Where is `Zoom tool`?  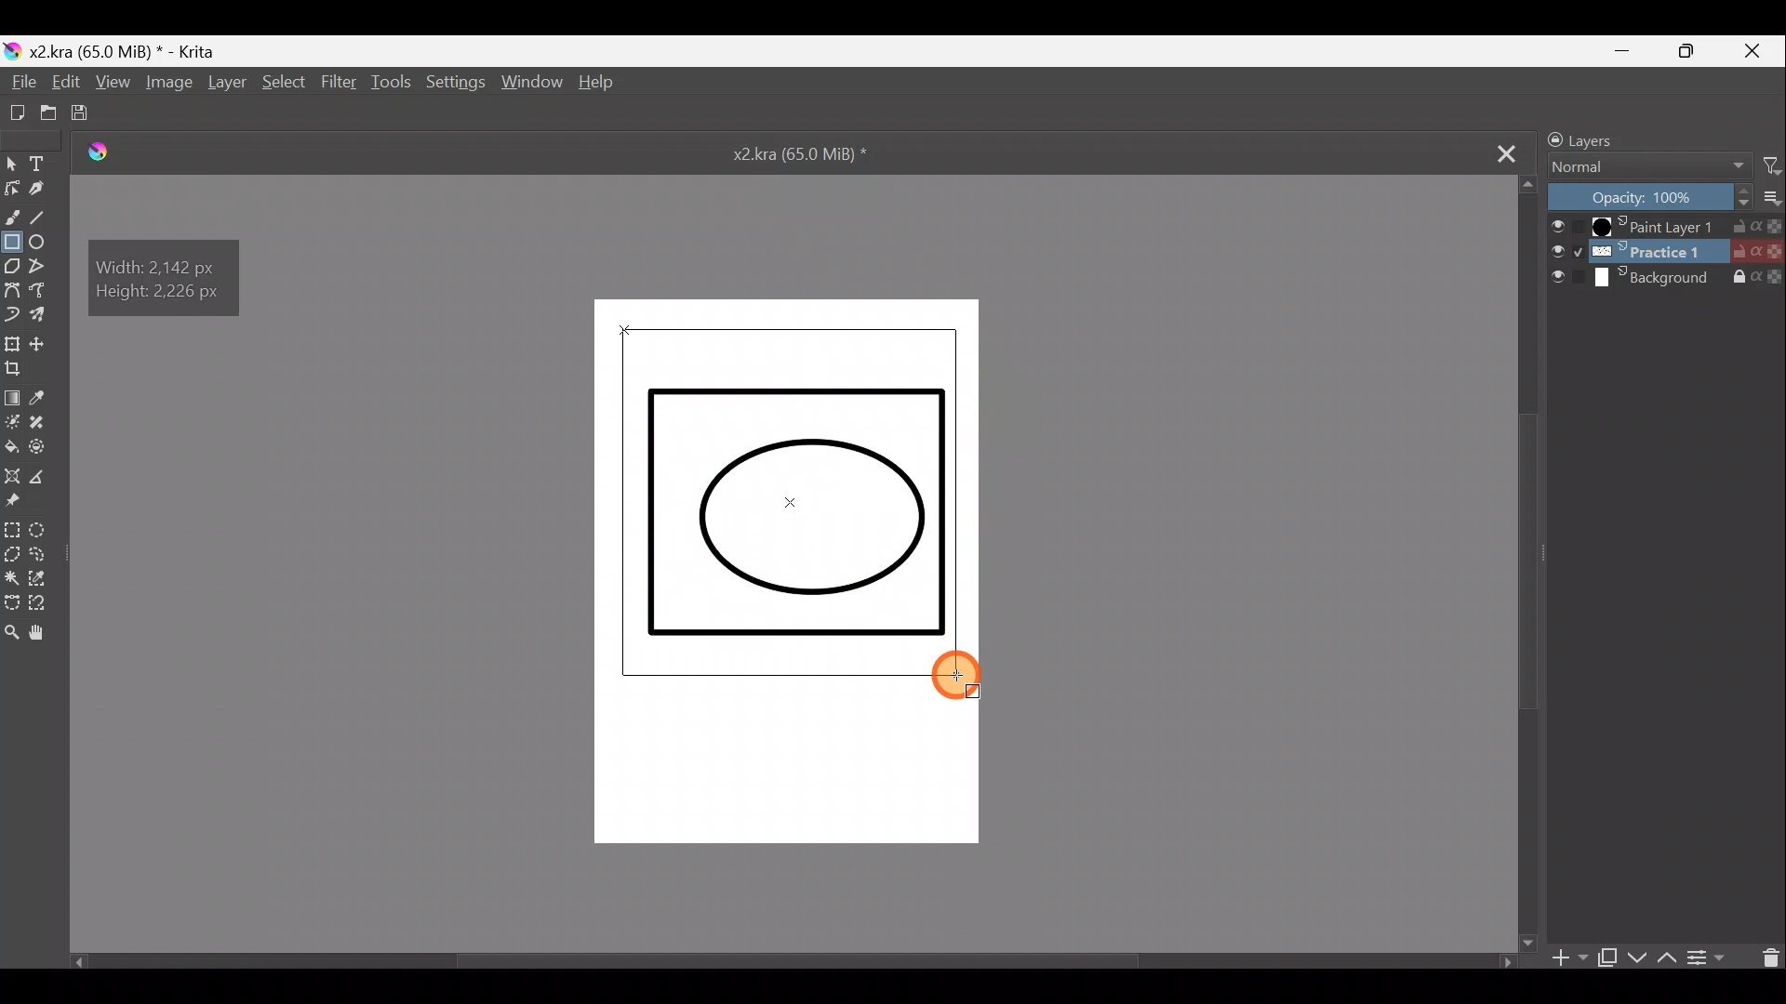
Zoom tool is located at coordinates (11, 629).